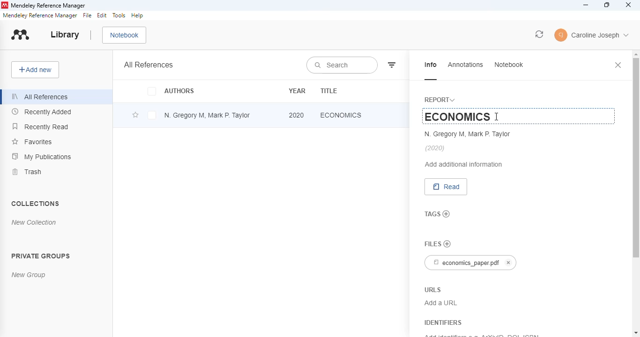 The image size is (640, 337). Describe the element at coordinates (35, 69) in the screenshot. I see `add new` at that location.